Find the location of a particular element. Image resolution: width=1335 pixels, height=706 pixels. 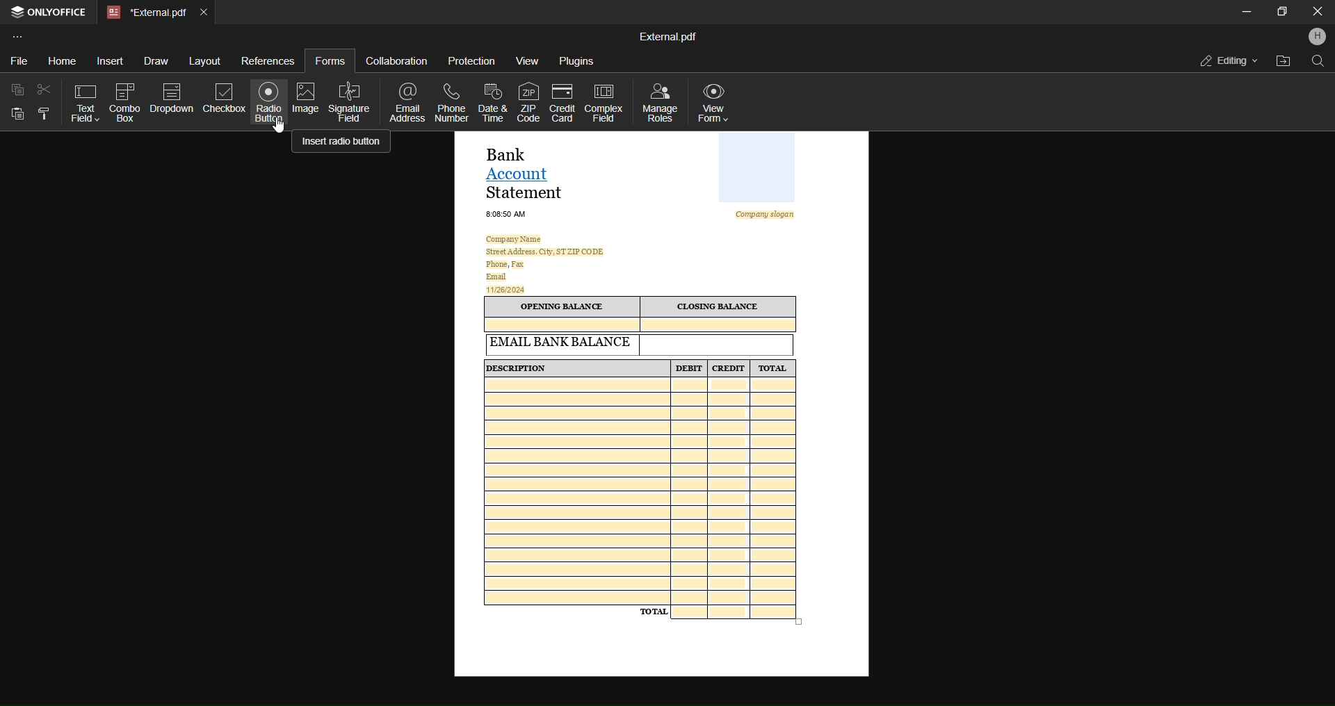

close current tab is located at coordinates (203, 10).